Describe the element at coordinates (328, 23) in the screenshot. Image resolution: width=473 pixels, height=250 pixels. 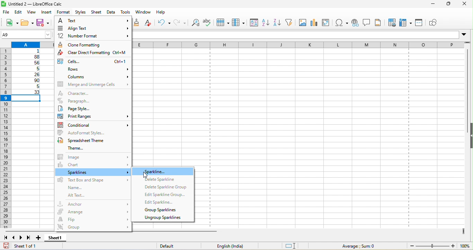
I see `edit pivot table` at that location.